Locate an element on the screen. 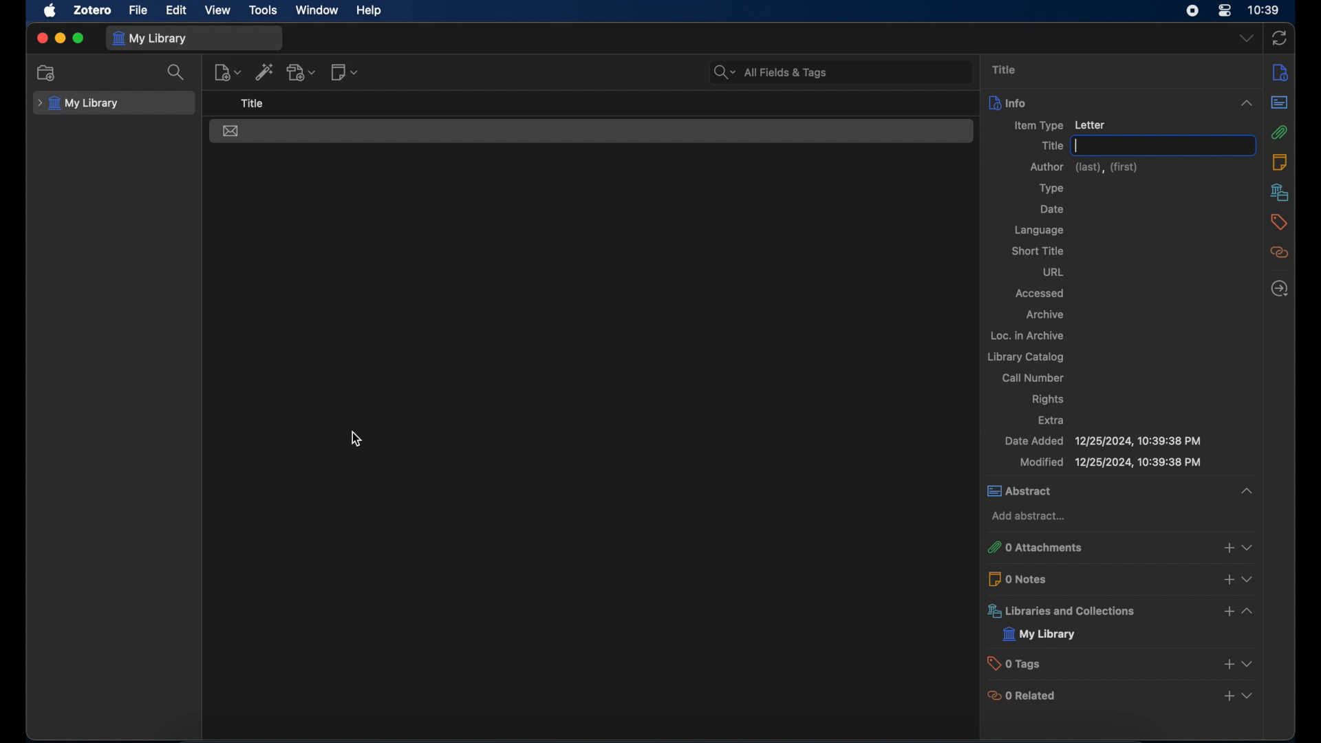  language is located at coordinates (1043, 230).